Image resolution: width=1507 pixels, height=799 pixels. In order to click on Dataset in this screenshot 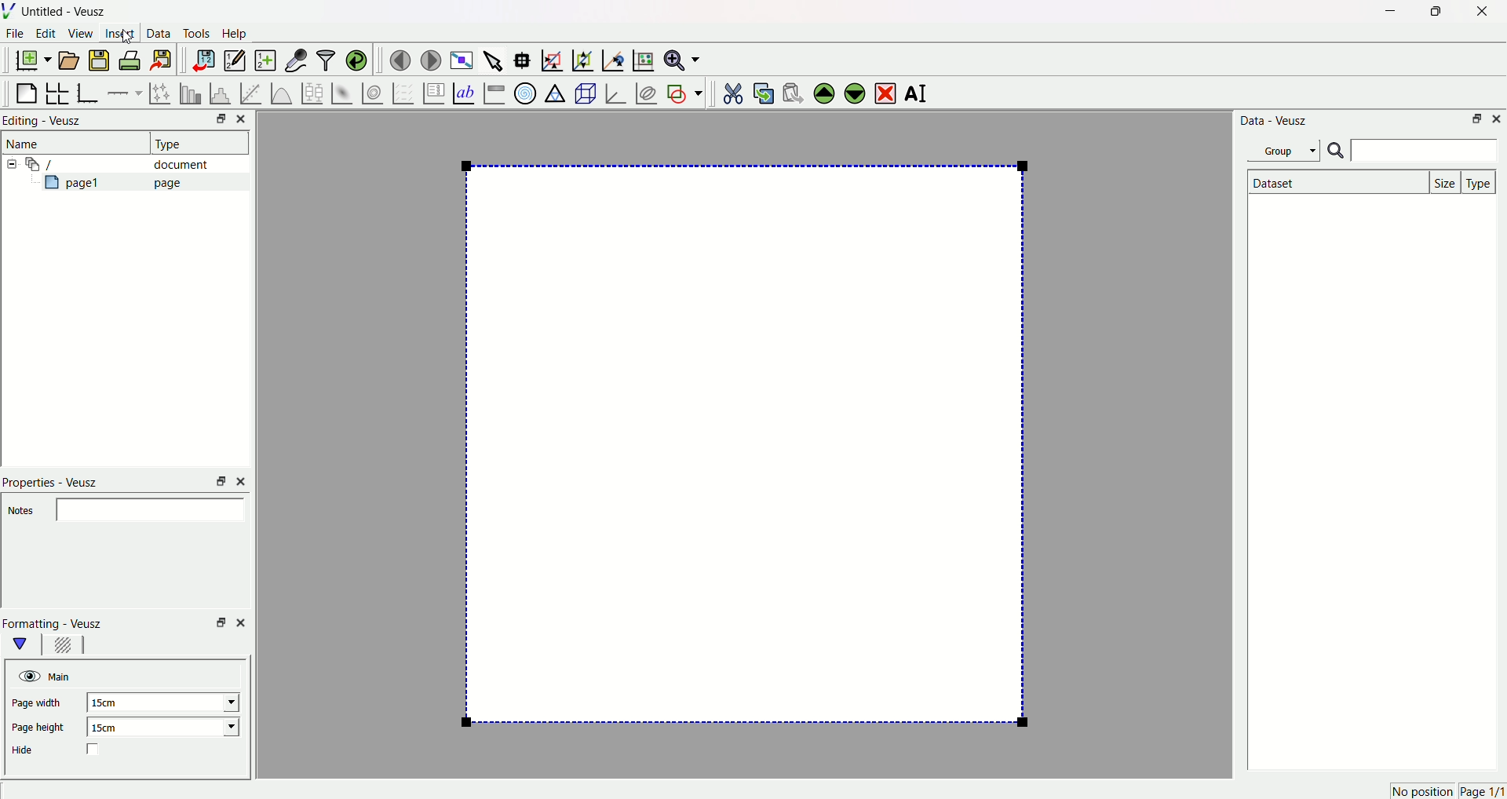, I will do `click(1335, 182)`.